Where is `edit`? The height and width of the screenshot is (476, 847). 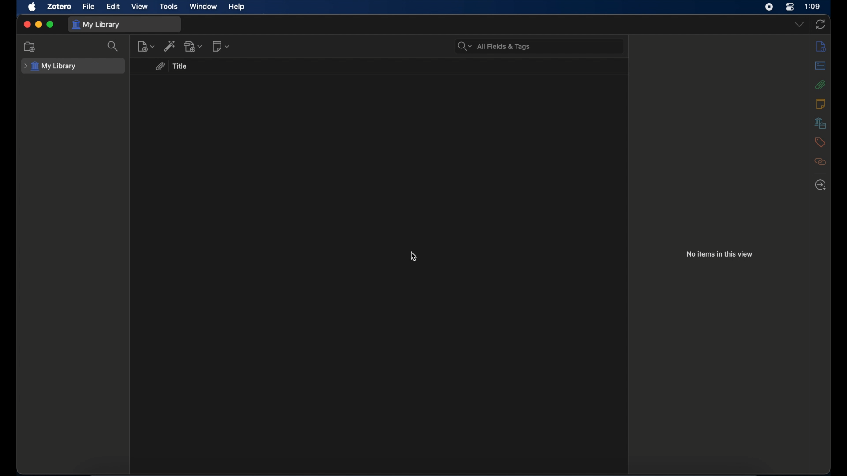 edit is located at coordinates (114, 6).